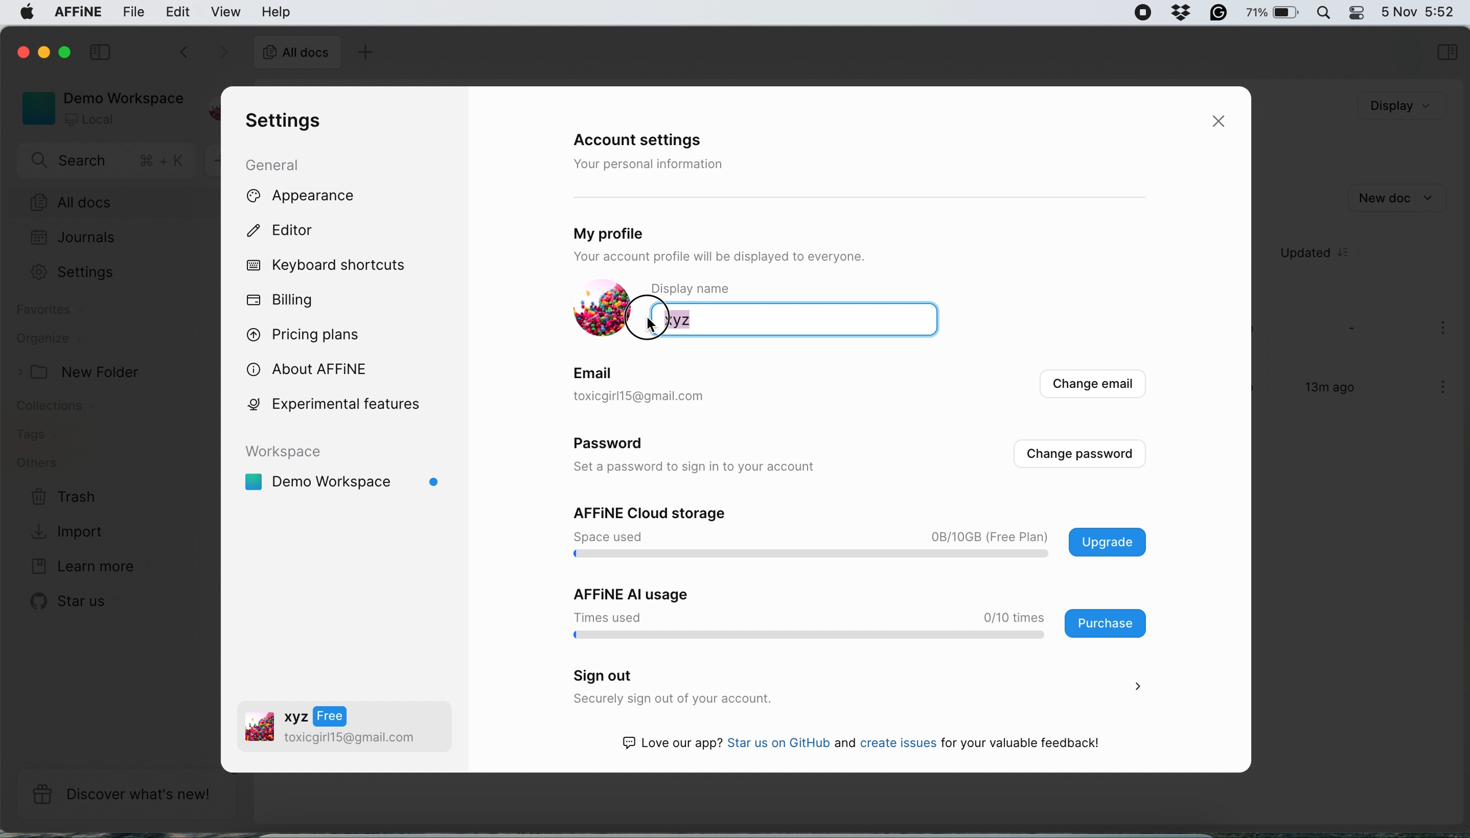  What do you see at coordinates (314, 368) in the screenshot?
I see `about affine` at bounding box center [314, 368].